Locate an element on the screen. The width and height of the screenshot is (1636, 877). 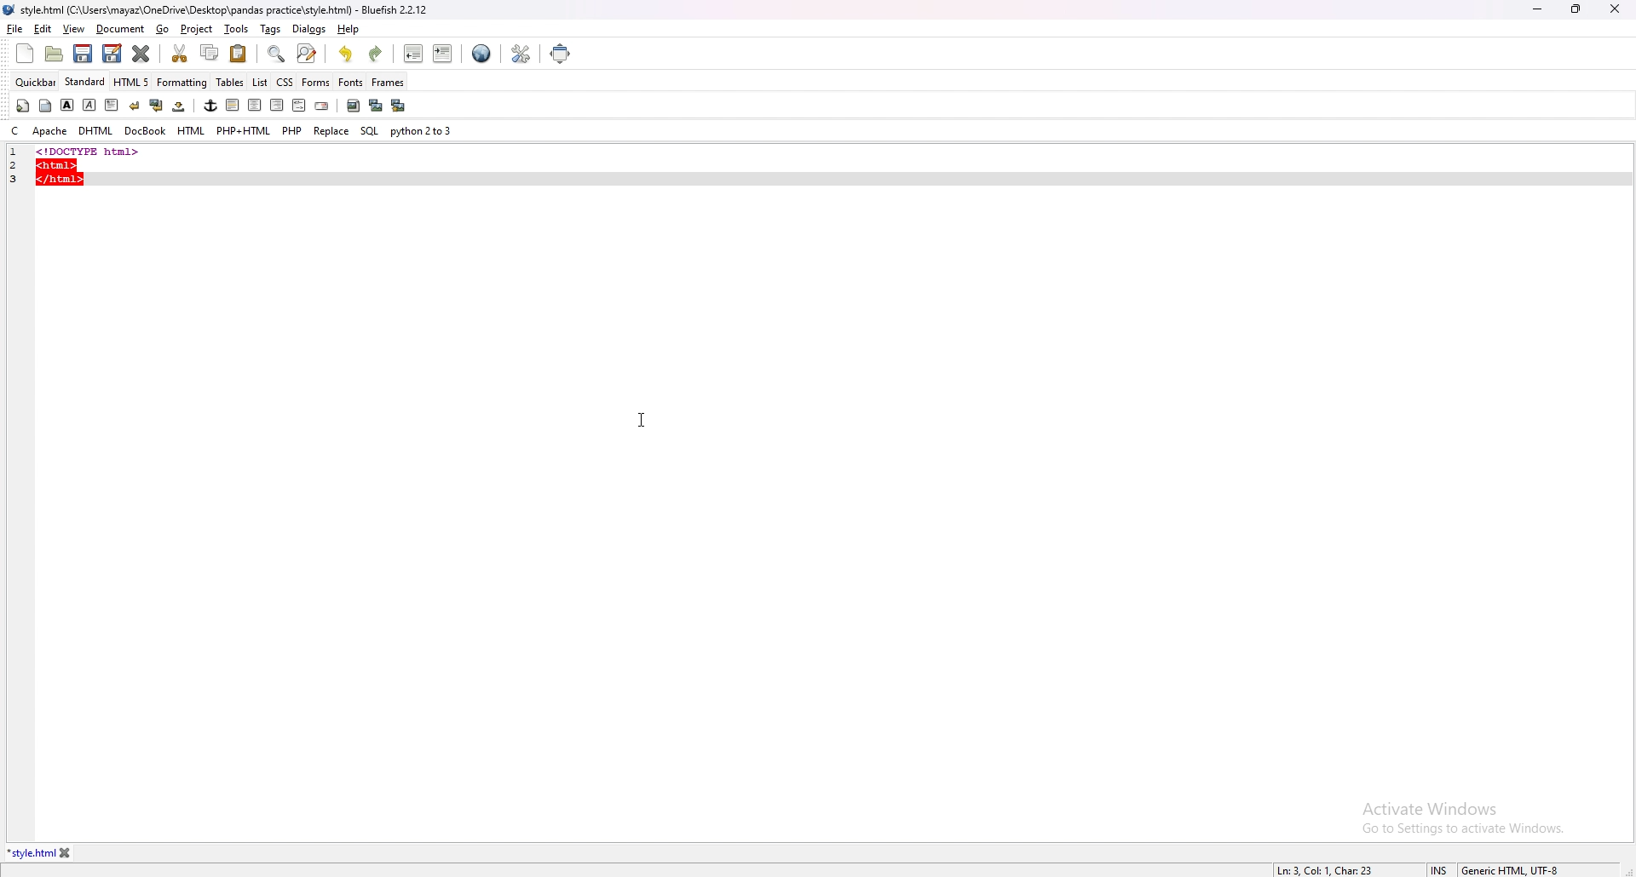
paste is located at coordinates (239, 53).